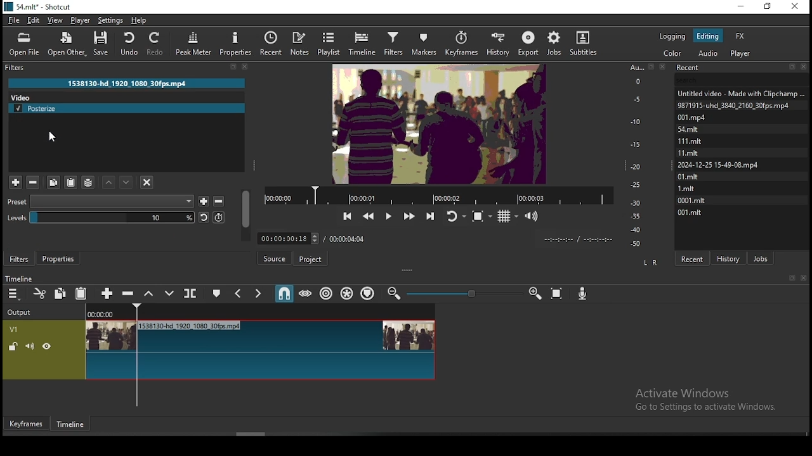 The width and height of the screenshot is (812, 456). Describe the element at coordinates (364, 43) in the screenshot. I see `timeline` at that location.